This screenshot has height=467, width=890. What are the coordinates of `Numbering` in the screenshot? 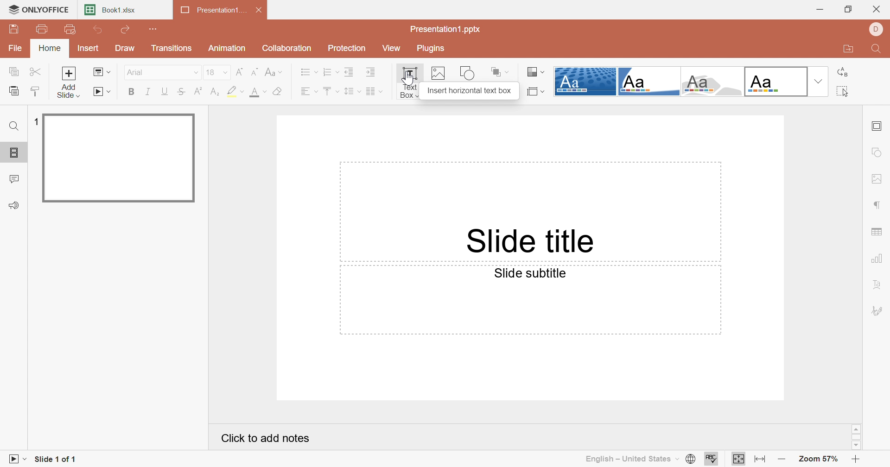 It's located at (330, 73).